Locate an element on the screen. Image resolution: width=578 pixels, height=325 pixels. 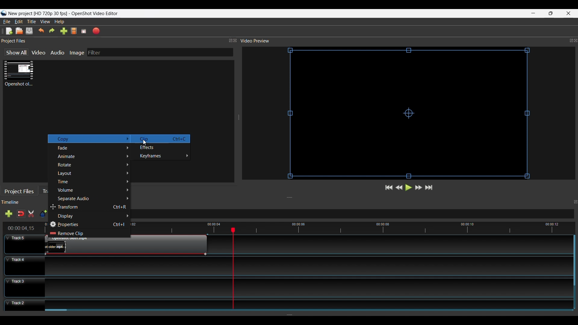
Redo is located at coordinates (52, 31).